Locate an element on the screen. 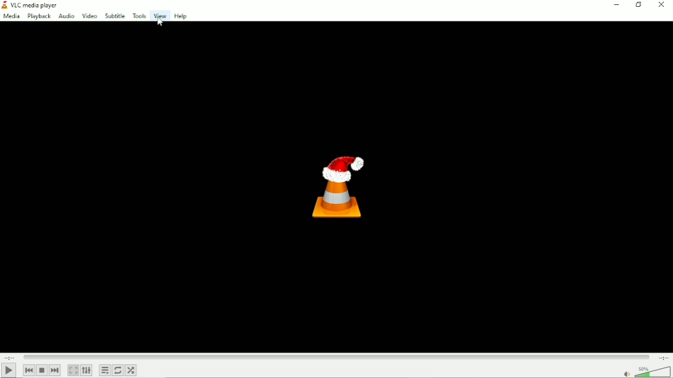 Image resolution: width=673 pixels, height=378 pixels. Toggle video in fullscreen is located at coordinates (73, 370).